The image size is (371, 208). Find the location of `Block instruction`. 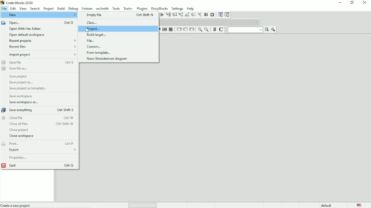

Block instruction is located at coordinates (171, 29).